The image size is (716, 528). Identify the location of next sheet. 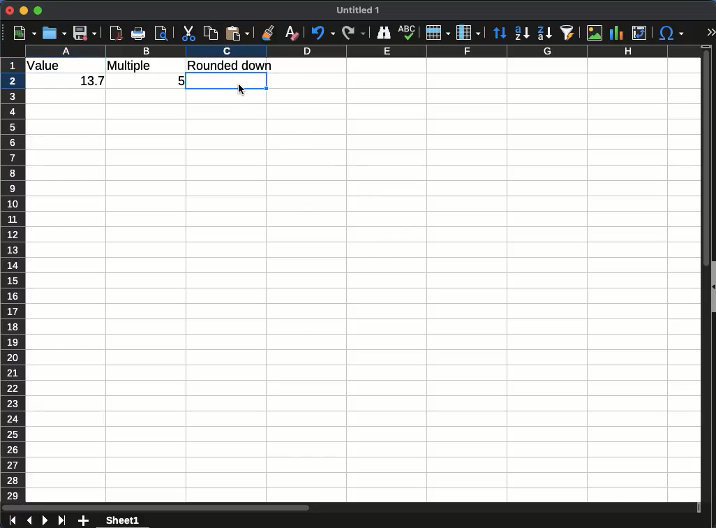
(45, 520).